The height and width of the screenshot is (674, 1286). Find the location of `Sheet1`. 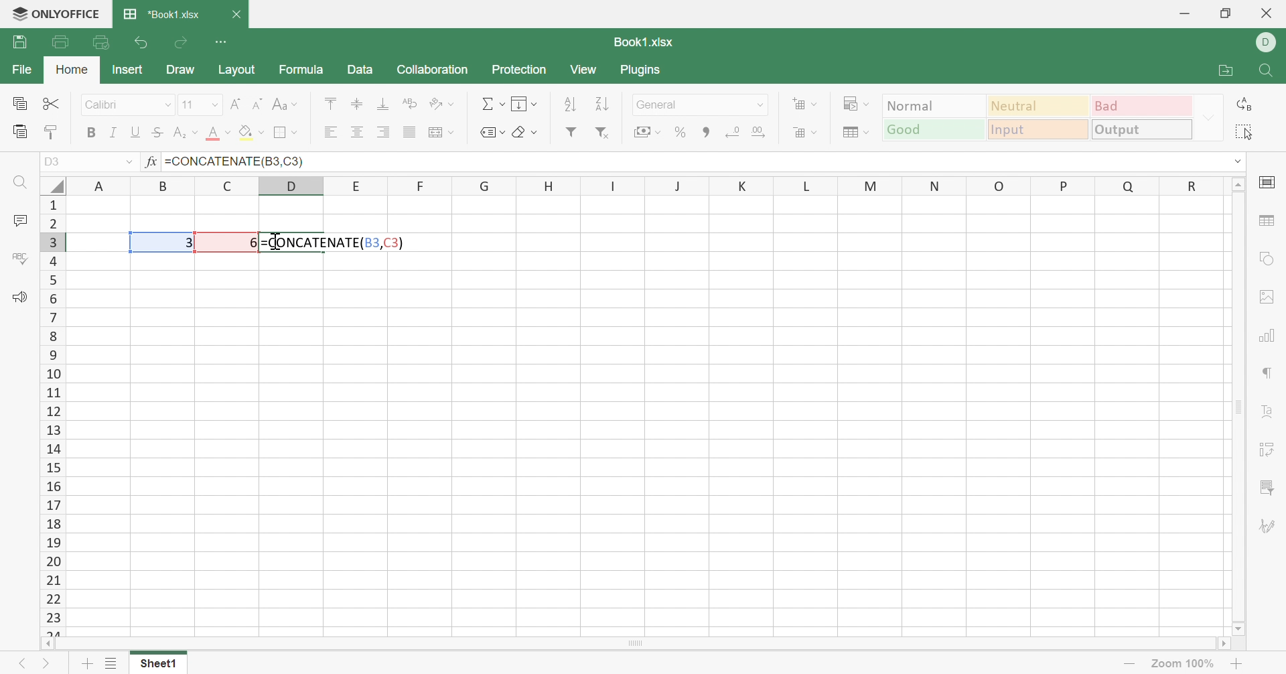

Sheet1 is located at coordinates (156, 665).